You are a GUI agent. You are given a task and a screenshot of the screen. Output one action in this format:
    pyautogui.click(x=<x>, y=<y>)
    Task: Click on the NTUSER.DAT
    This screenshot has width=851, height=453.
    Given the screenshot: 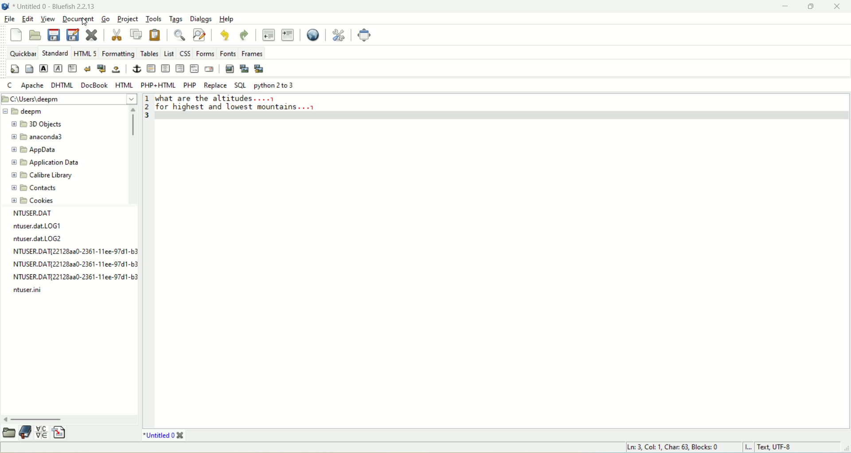 What is the action you would take?
    pyautogui.click(x=37, y=213)
    